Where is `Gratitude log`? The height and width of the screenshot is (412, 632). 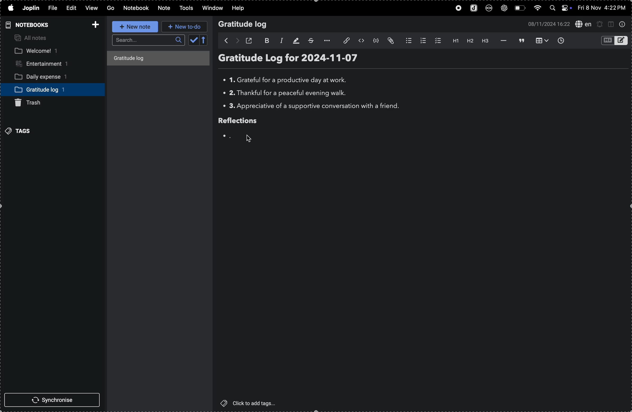
Gratitude log is located at coordinates (244, 24).